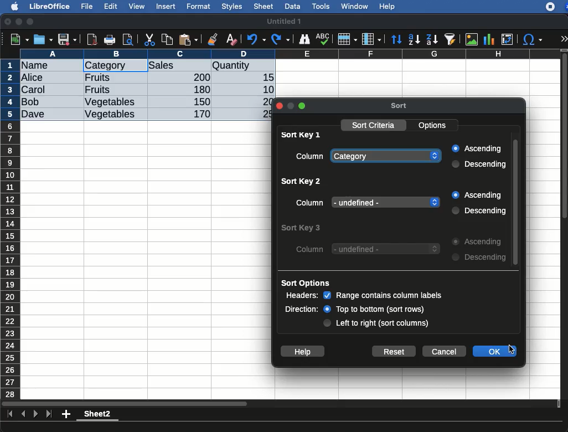 Image resolution: width=568 pixels, height=432 pixels. What do you see at coordinates (85, 7) in the screenshot?
I see `file` at bounding box center [85, 7].